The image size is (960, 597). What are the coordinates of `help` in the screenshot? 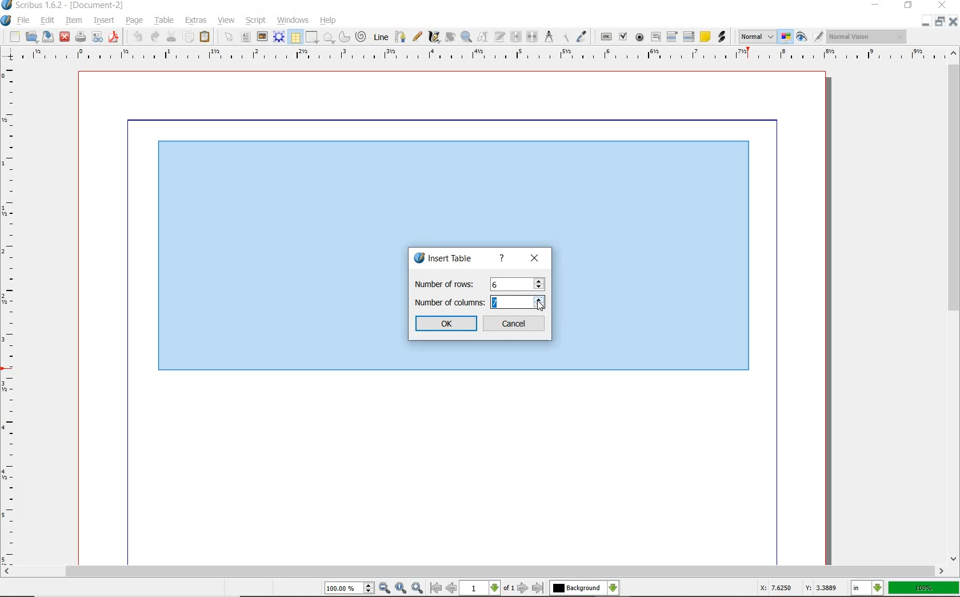 It's located at (330, 22).